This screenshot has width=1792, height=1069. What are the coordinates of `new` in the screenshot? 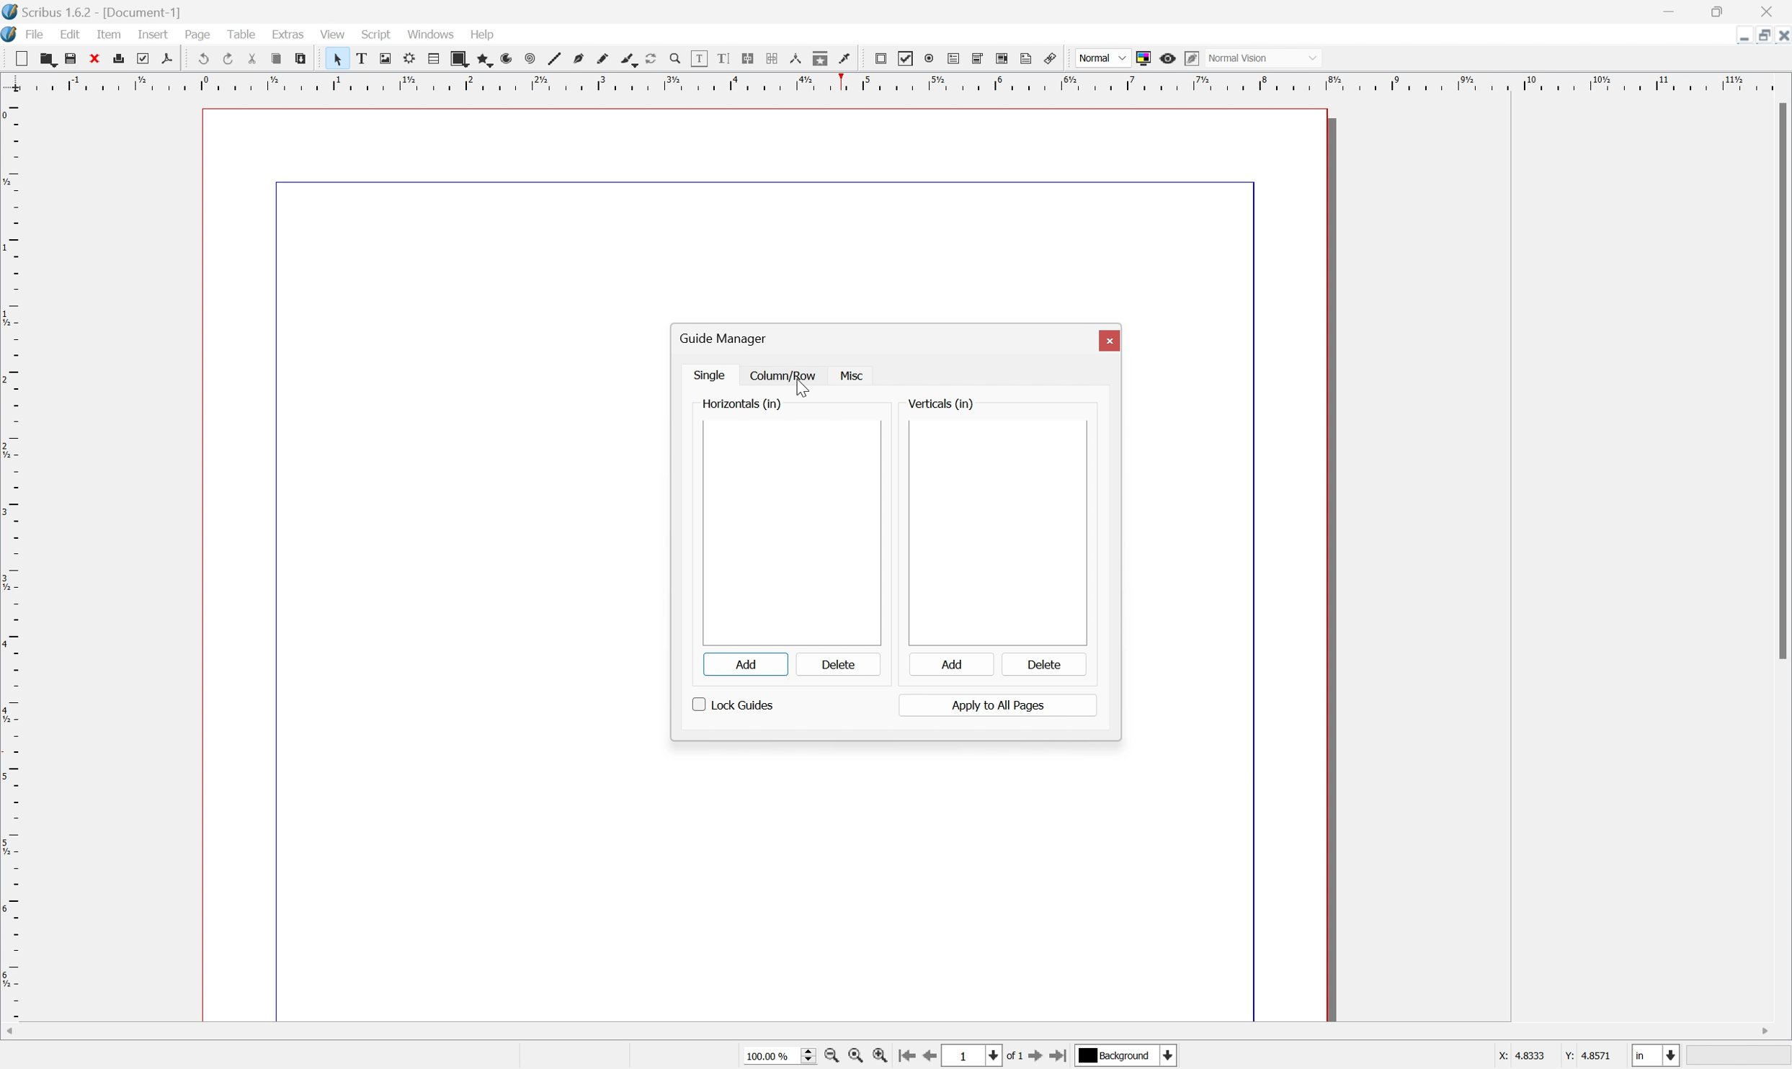 It's located at (24, 60).